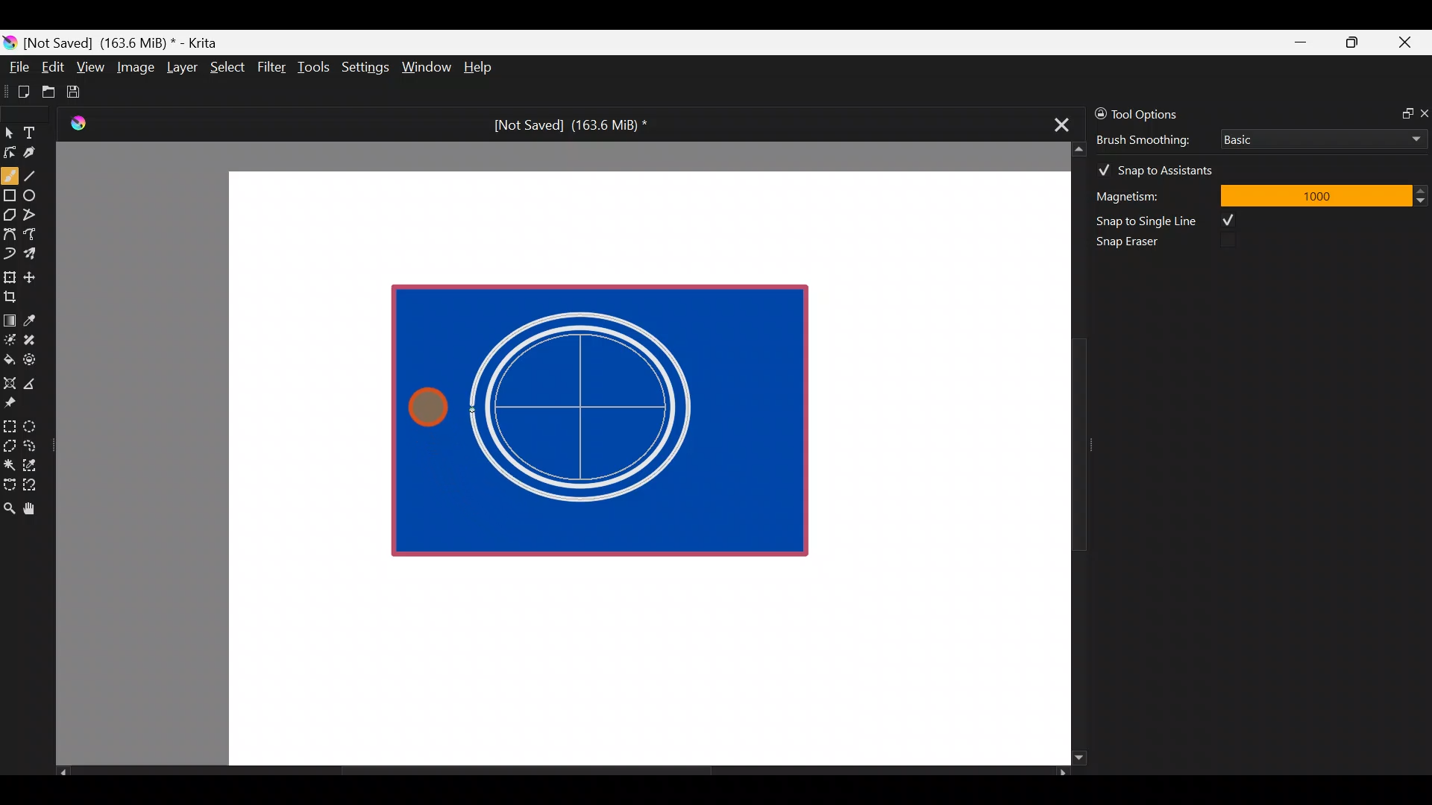 The image size is (1432, 805). What do you see at coordinates (9, 483) in the screenshot?
I see `Bezier curve selection tool` at bounding box center [9, 483].